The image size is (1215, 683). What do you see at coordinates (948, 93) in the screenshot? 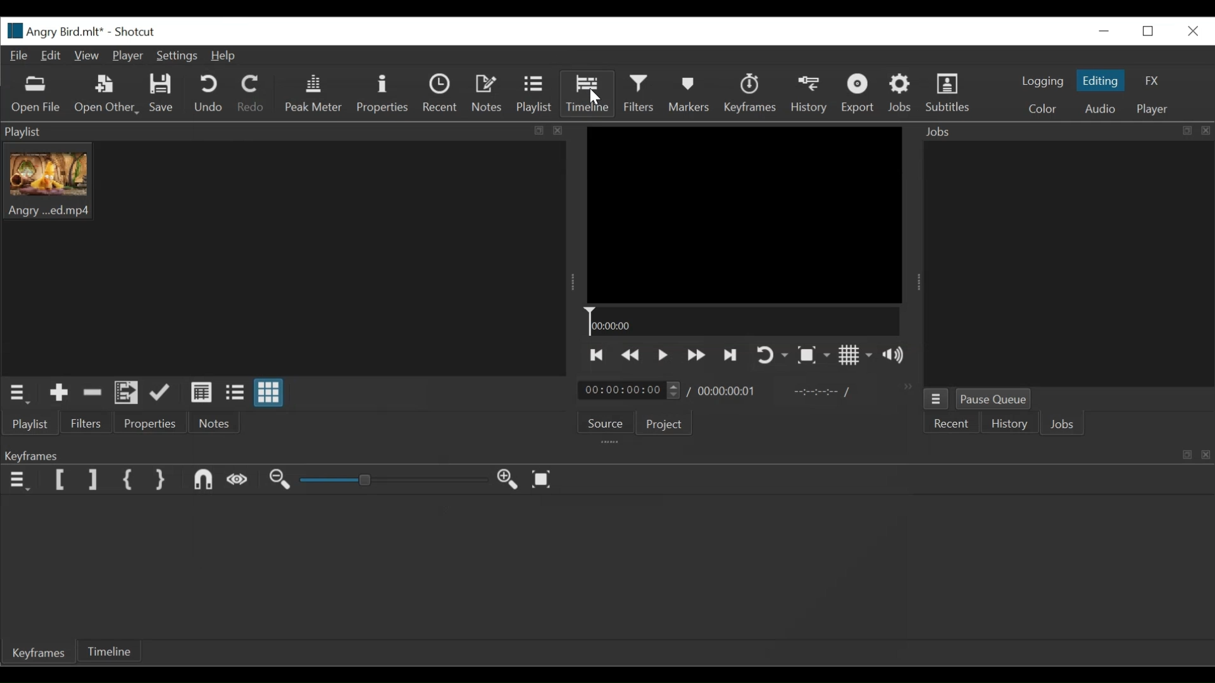
I see `Subtitles` at bounding box center [948, 93].